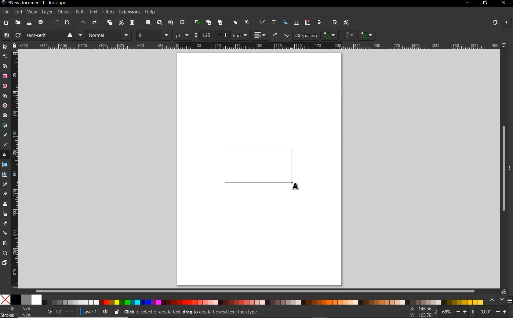 The height and width of the screenshot is (318, 513). I want to click on computer icon, so click(504, 45).